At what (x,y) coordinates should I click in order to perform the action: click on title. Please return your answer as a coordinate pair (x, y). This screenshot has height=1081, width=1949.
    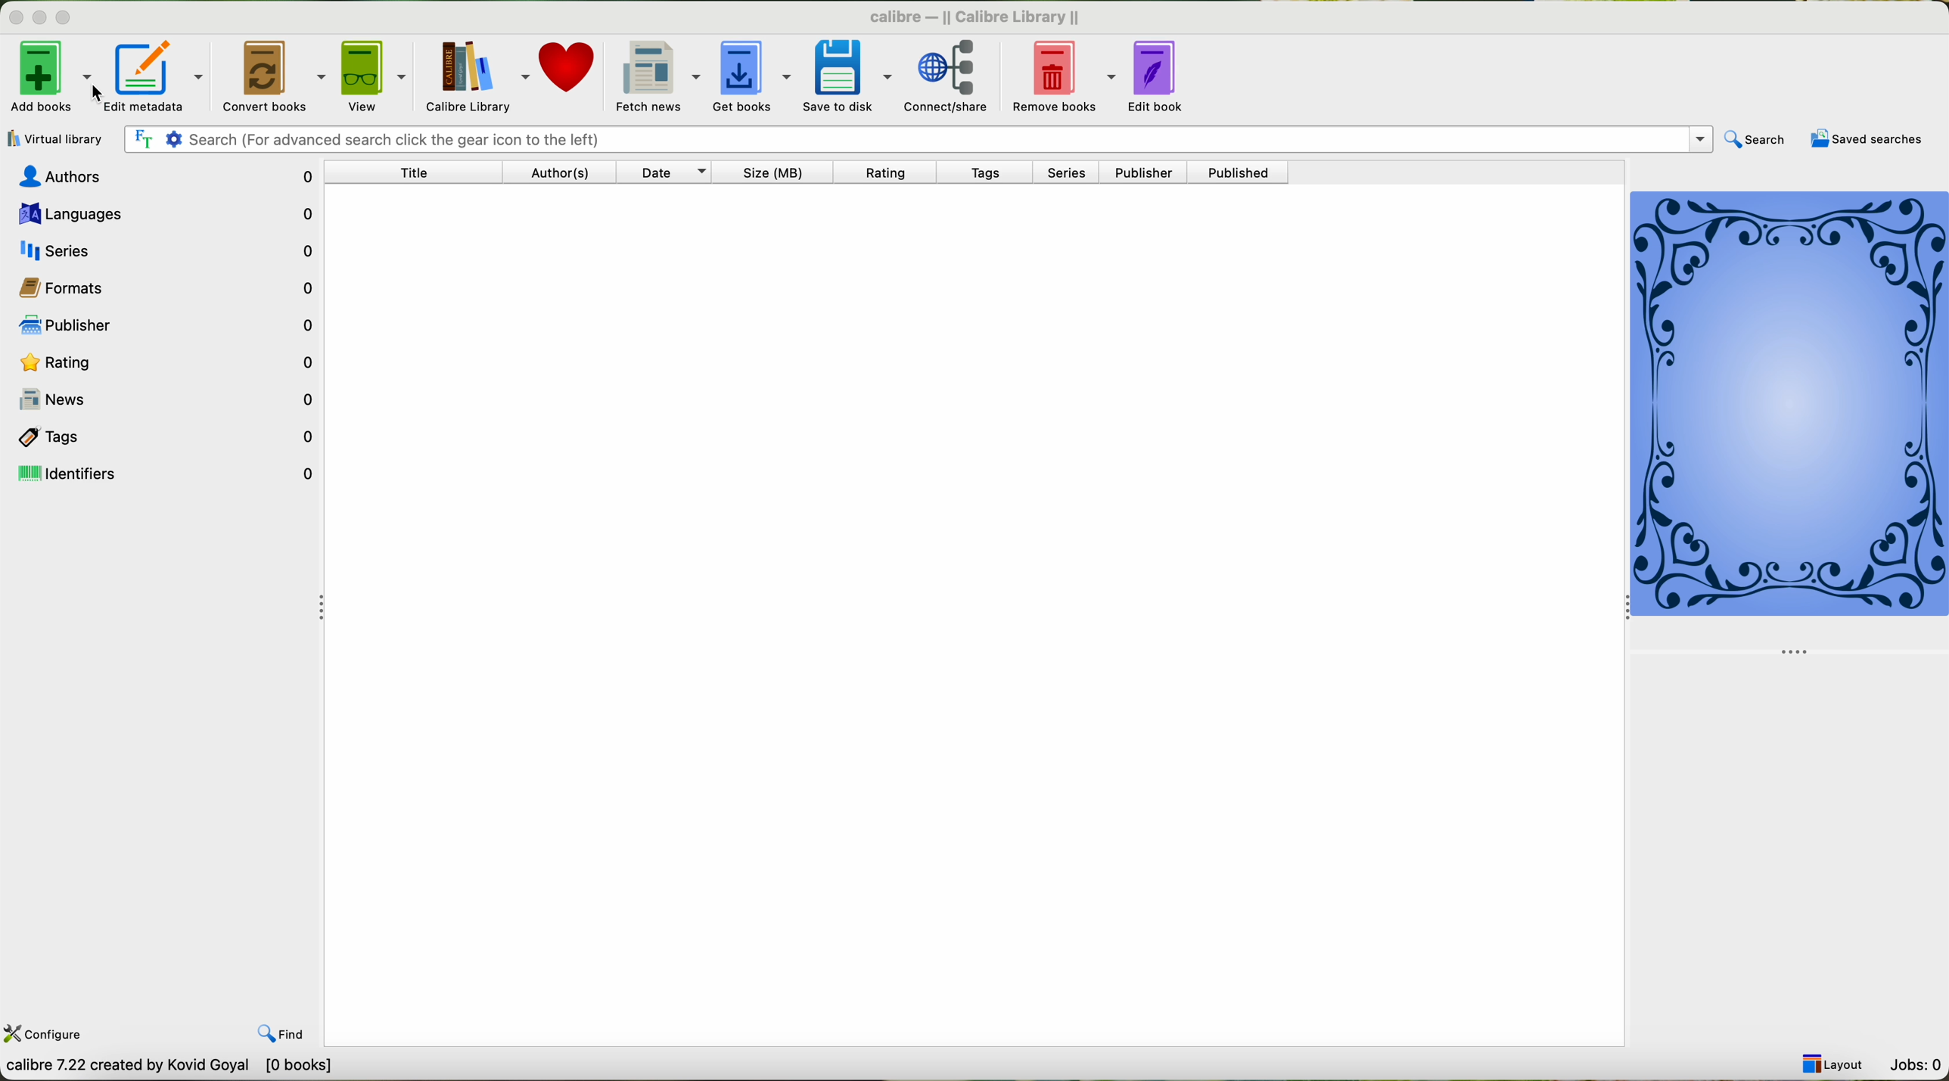
    Looking at the image, I should click on (414, 175).